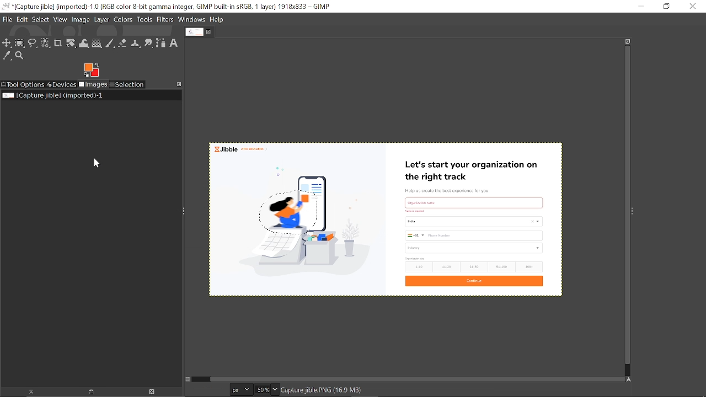 This screenshot has height=397, width=706. I want to click on Sidebar menu, so click(635, 210).